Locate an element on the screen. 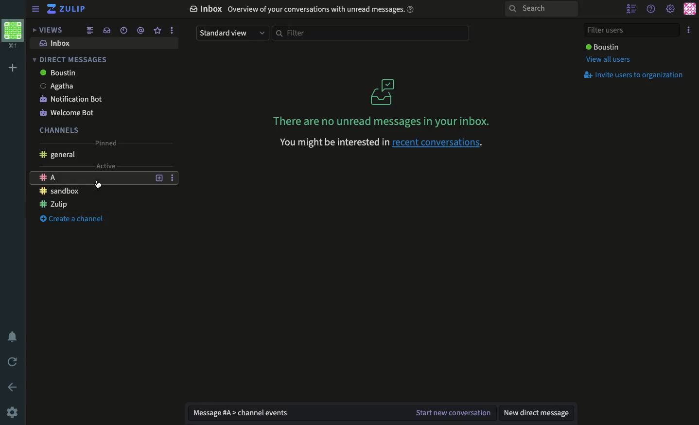 This screenshot has width=699, height=425. cursor is located at coordinates (99, 185).